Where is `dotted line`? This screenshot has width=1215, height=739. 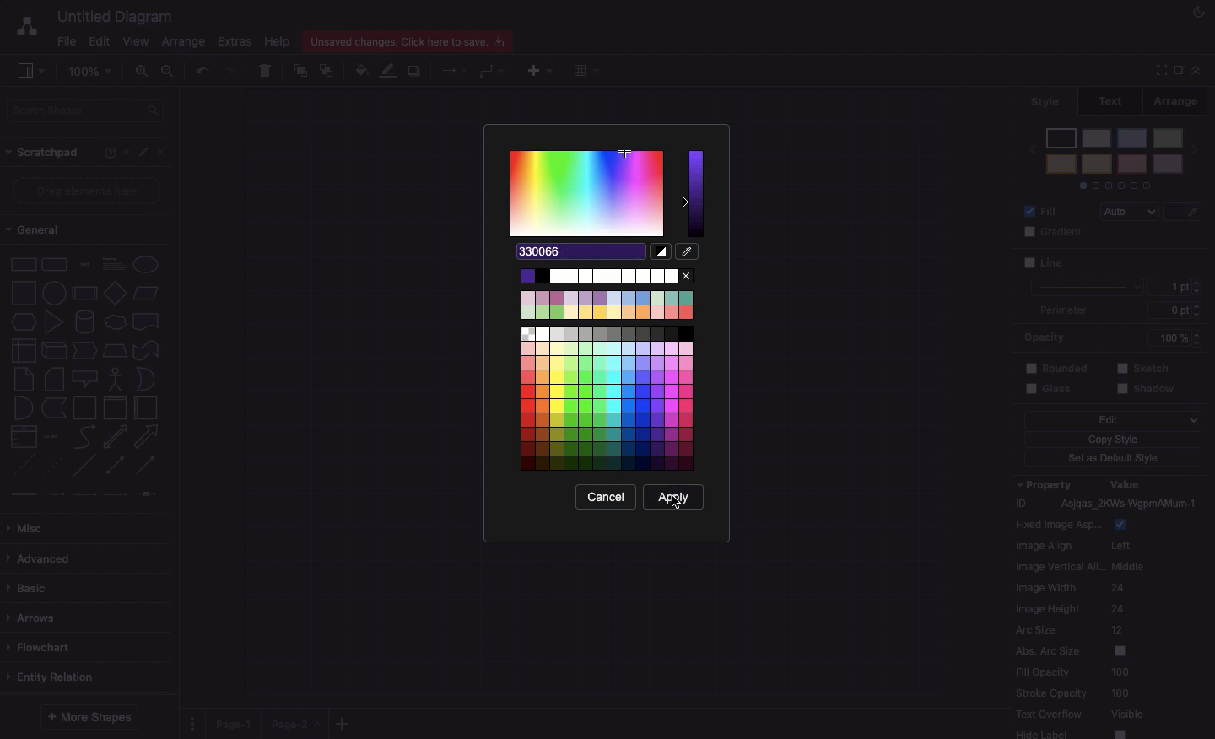
dotted line is located at coordinates (56, 467).